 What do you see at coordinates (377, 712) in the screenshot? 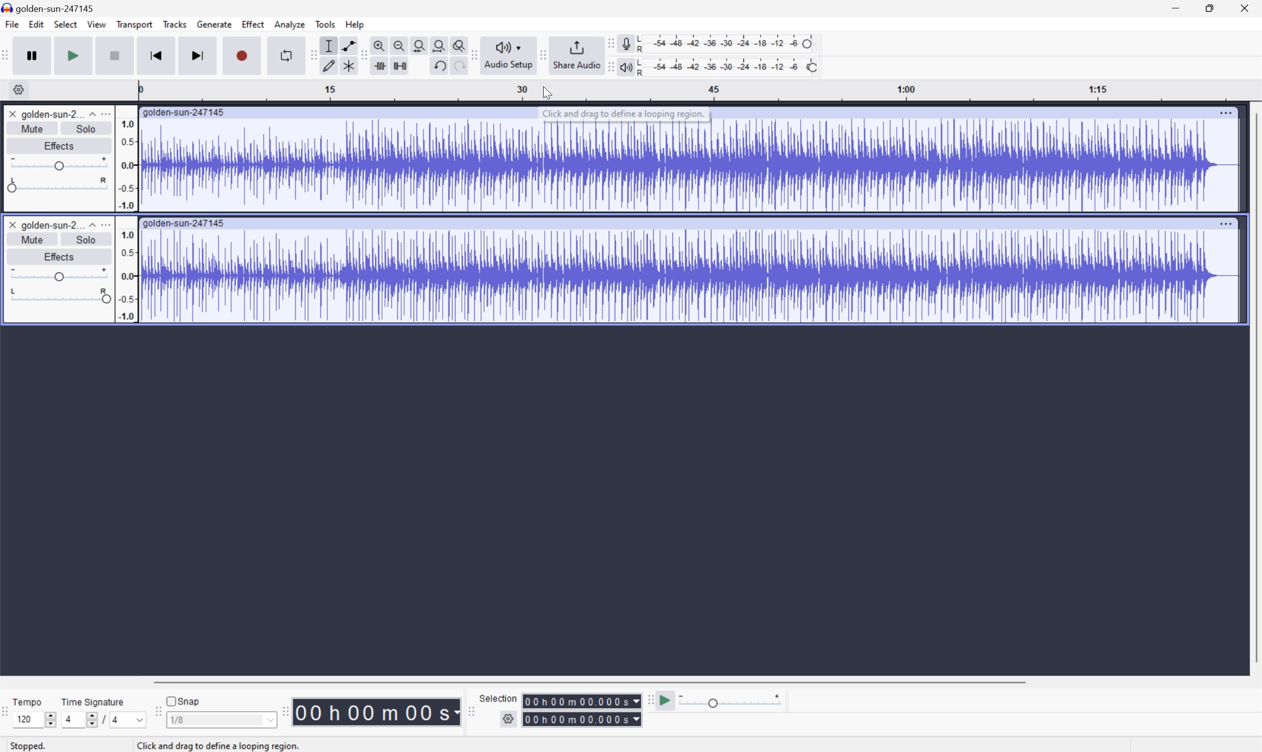
I see `Time` at bounding box center [377, 712].